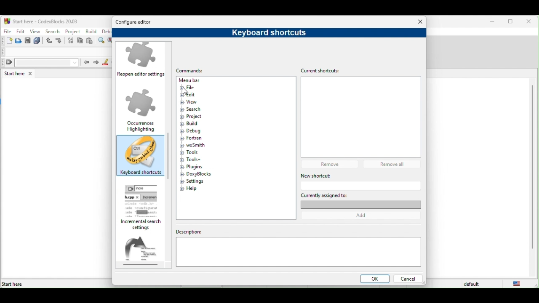 The image size is (539, 303). Describe the element at coordinates (493, 22) in the screenshot. I see `minimize` at that location.